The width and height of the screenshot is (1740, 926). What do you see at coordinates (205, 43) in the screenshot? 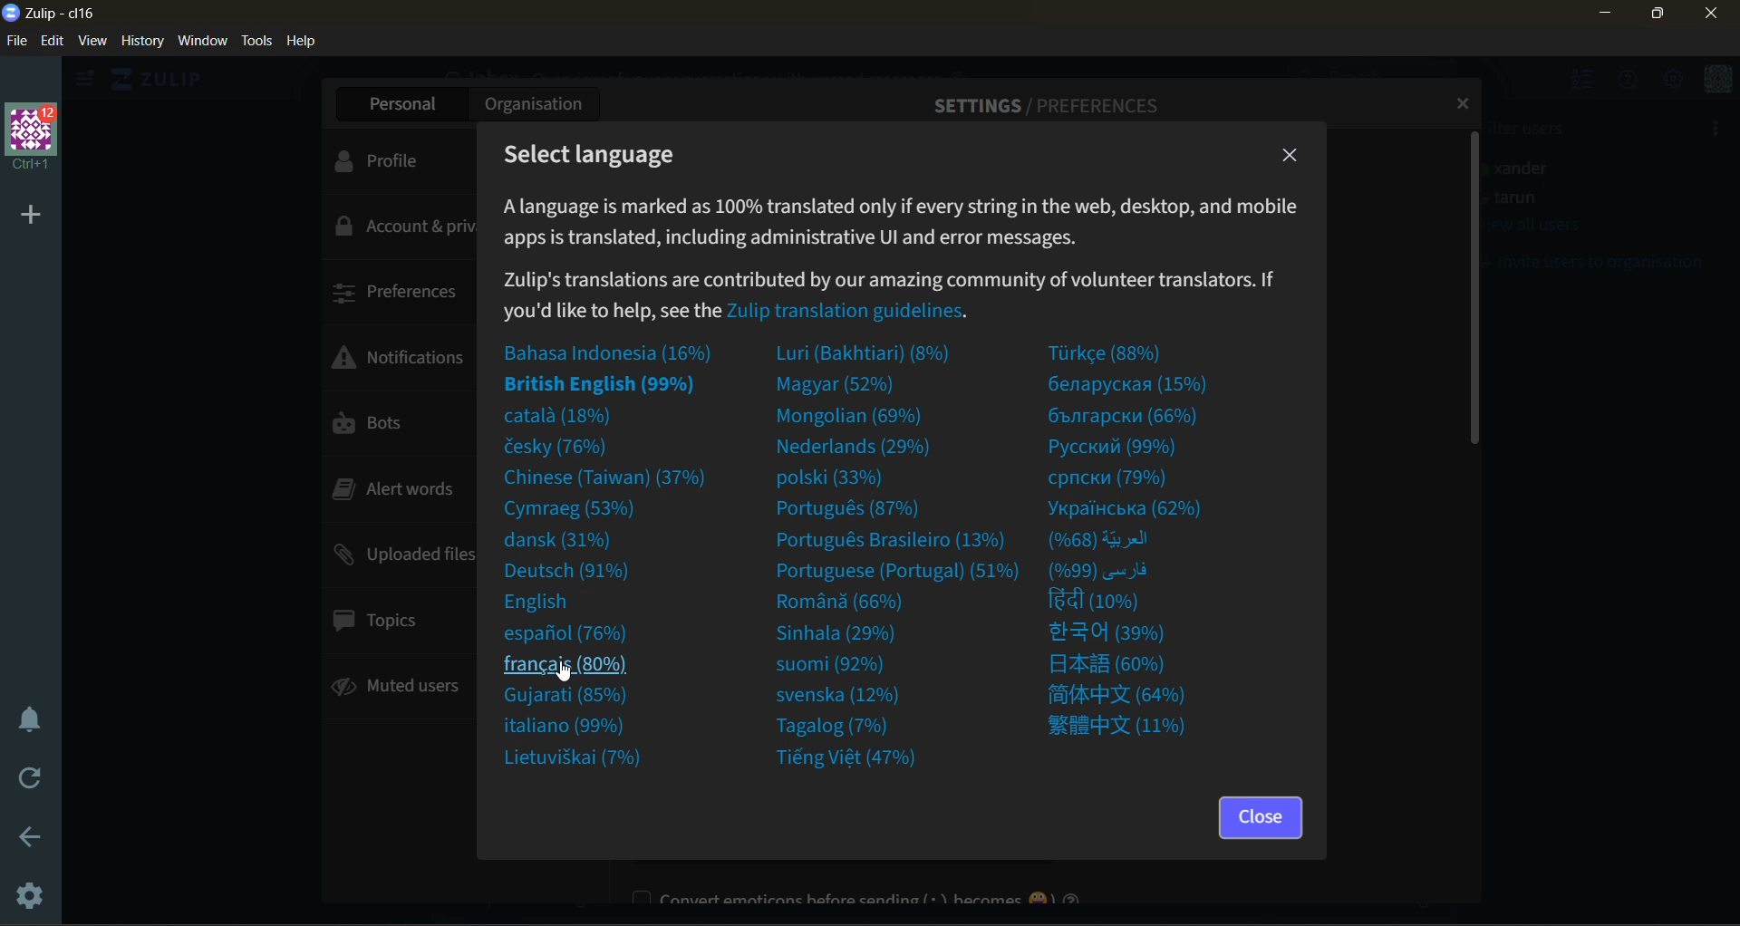
I see `window` at bounding box center [205, 43].